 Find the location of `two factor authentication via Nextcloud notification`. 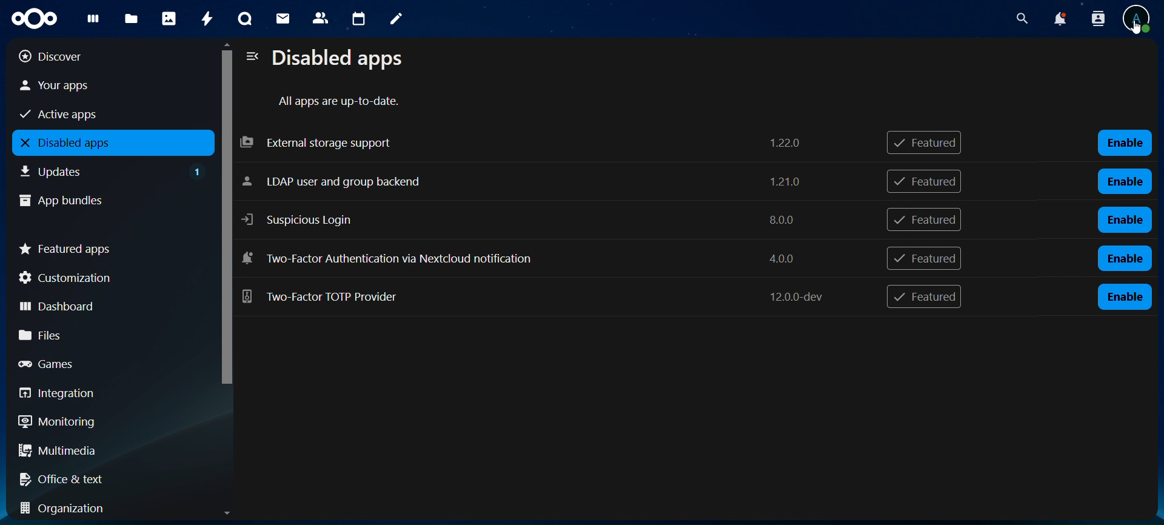

two factor authentication via Nextcloud notification is located at coordinates (534, 295).